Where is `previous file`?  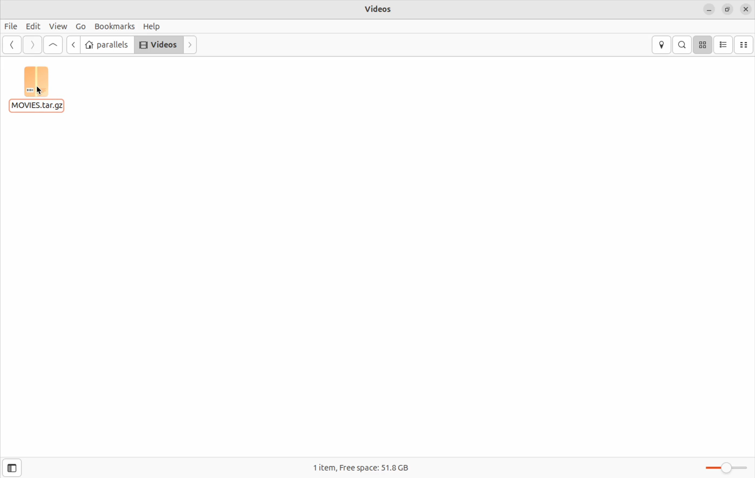
previous file is located at coordinates (72, 45).